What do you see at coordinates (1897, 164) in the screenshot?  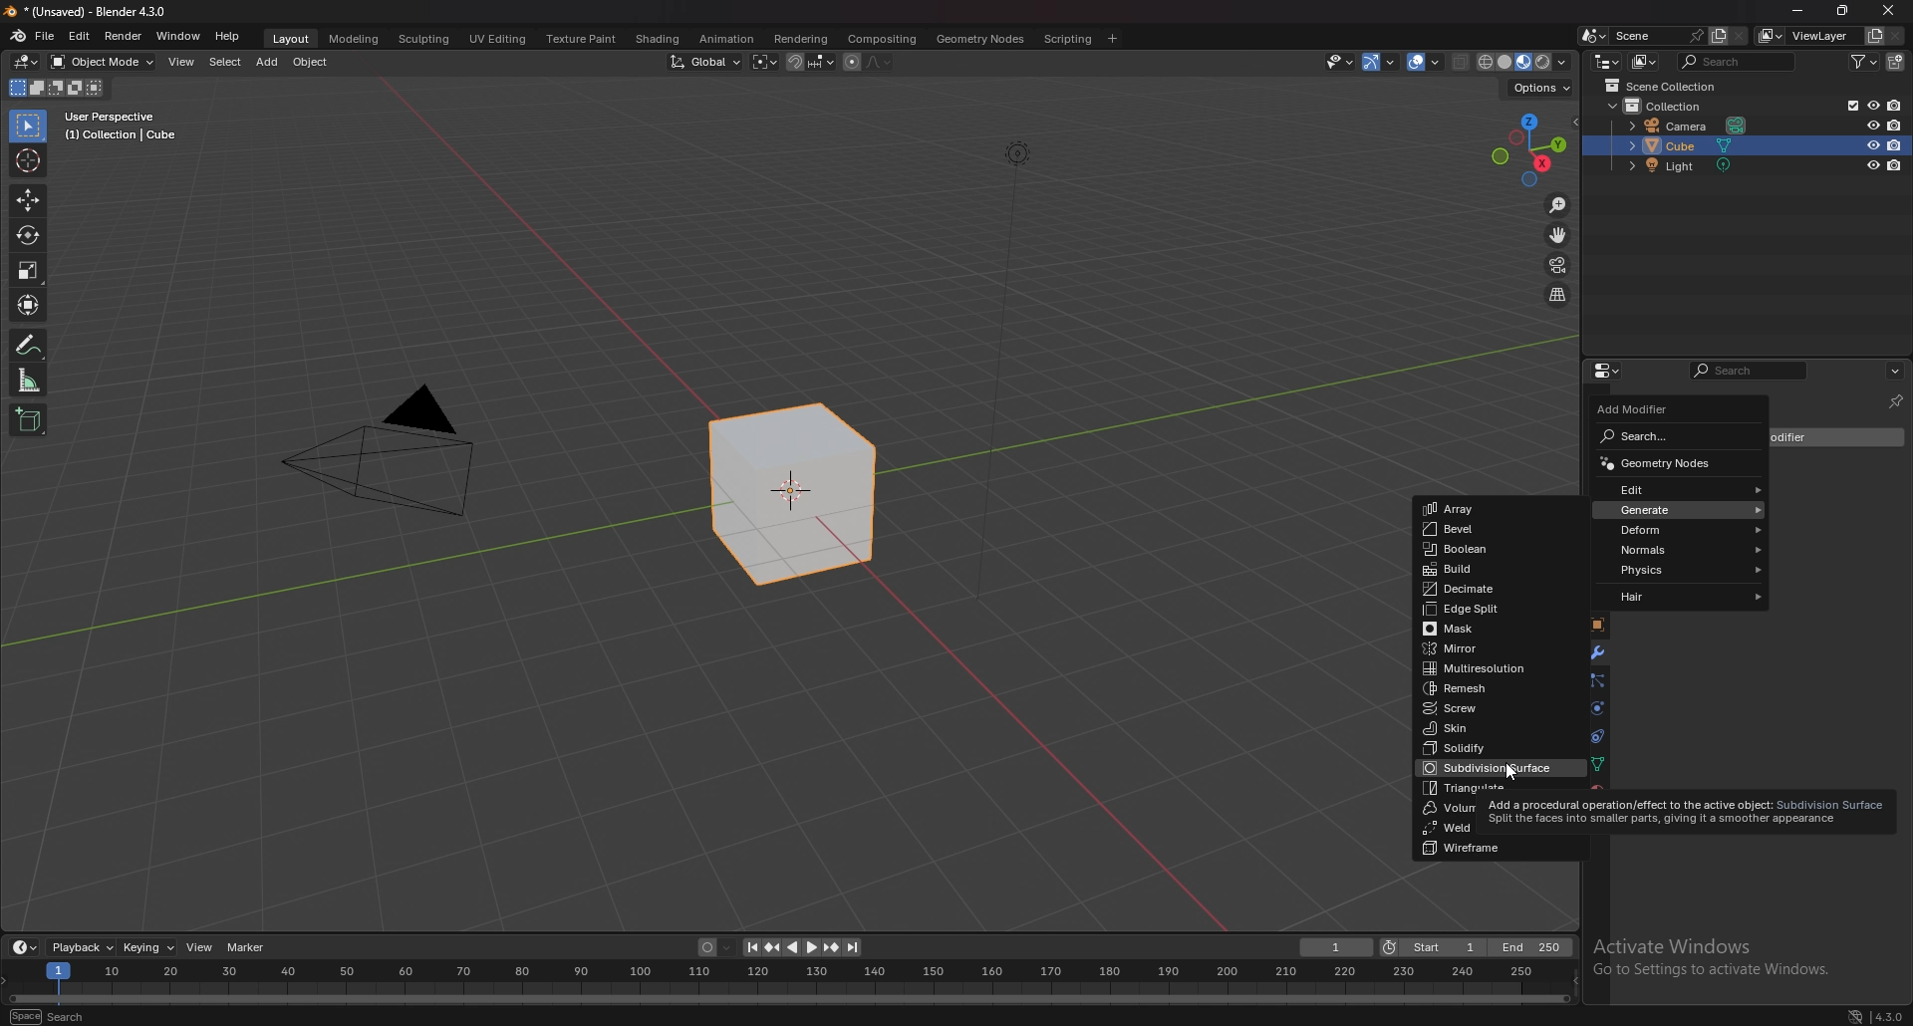 I see `disable in renders` at bounding box center [1897, 164].